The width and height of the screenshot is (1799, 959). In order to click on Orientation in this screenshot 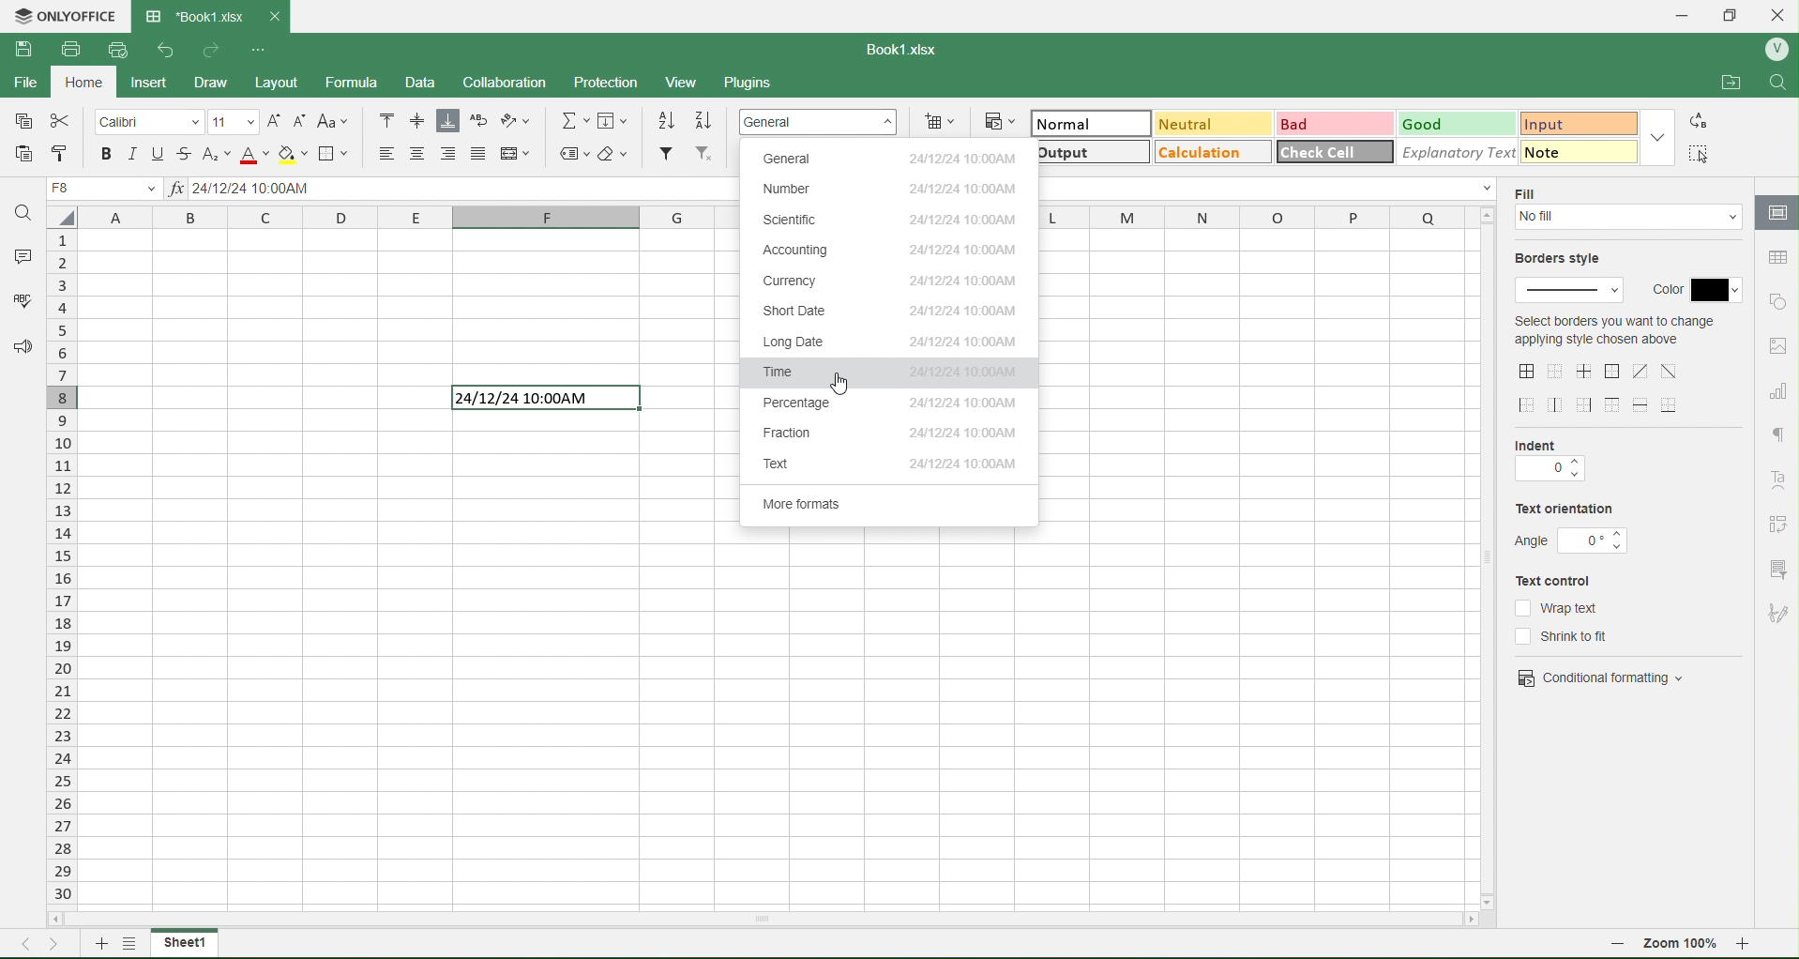, I will do `click(522, 122)`.